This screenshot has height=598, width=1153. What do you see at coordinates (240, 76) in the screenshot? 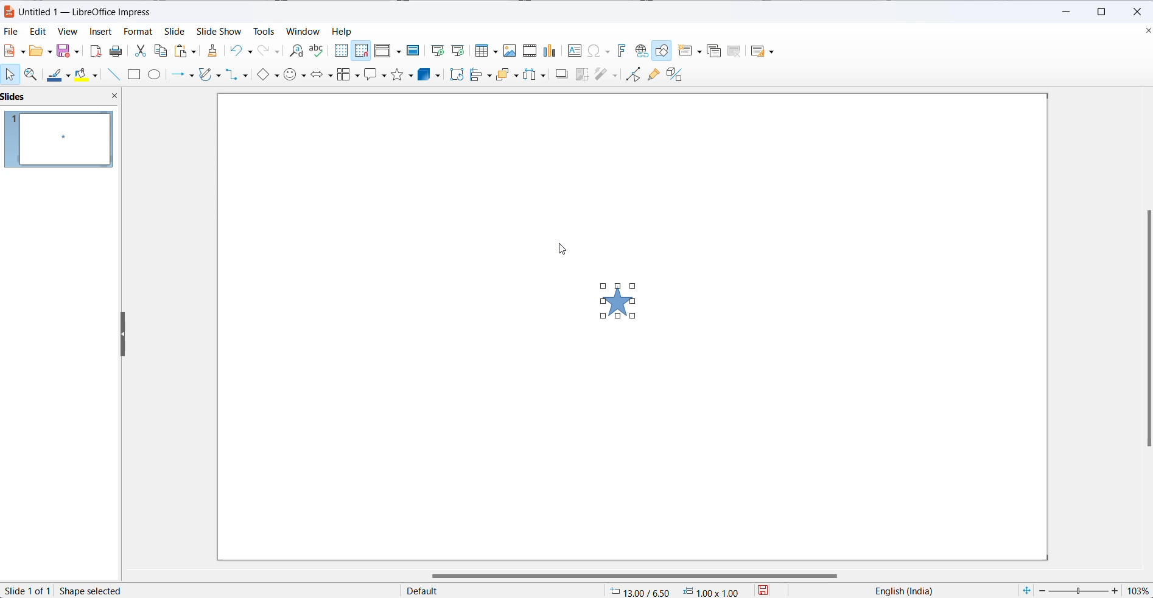
I see `connectors` at bounding box center [240, 76].